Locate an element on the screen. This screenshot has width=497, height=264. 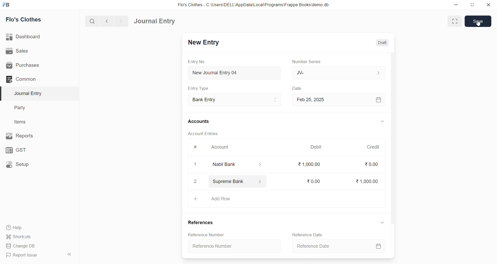
Expand/collapse is located at coordinates (380, 223).